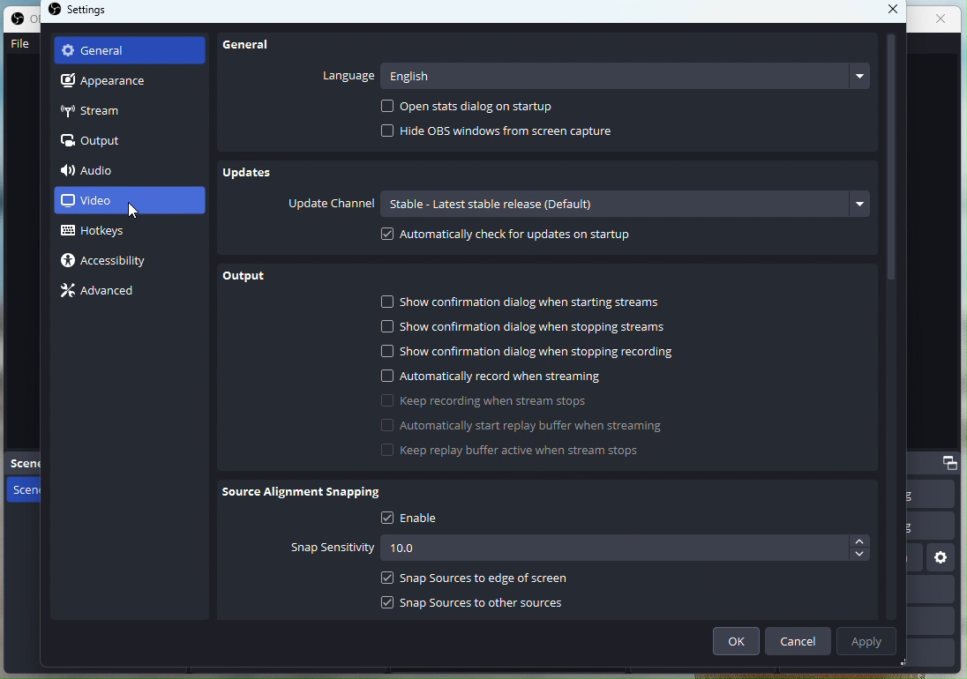 The height and width of the screenshot is (679, 967). Describe the element at coordinates (475, 604) in the screenshot. I see `Snap sources to other sources` at that location.